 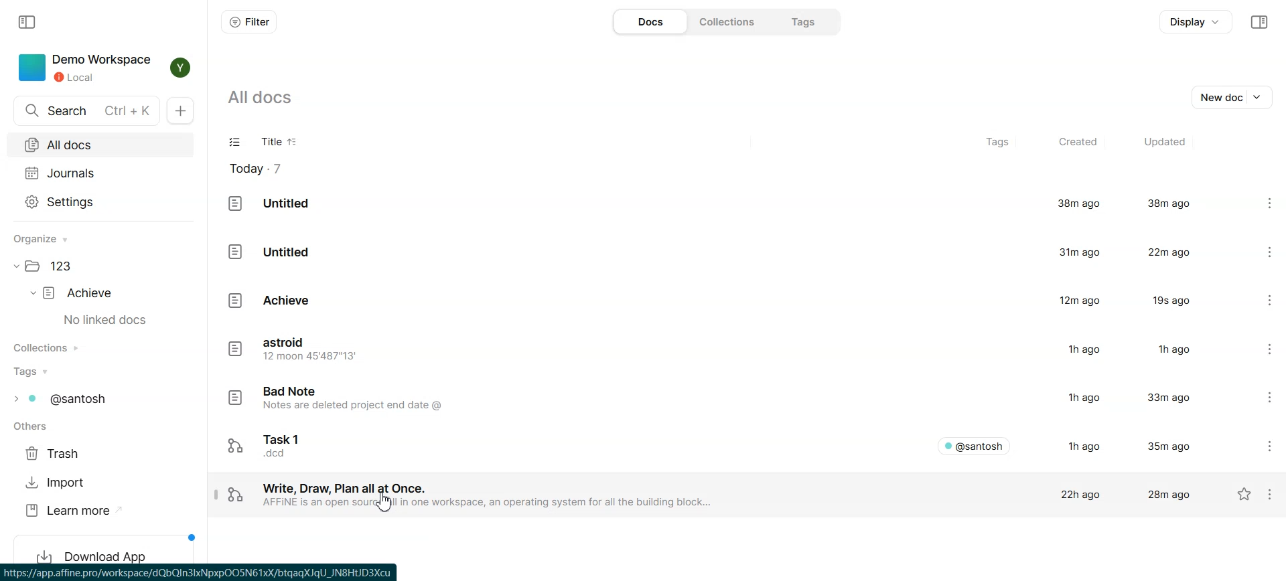 I want to click on all docs, so click(x=269, y=97).